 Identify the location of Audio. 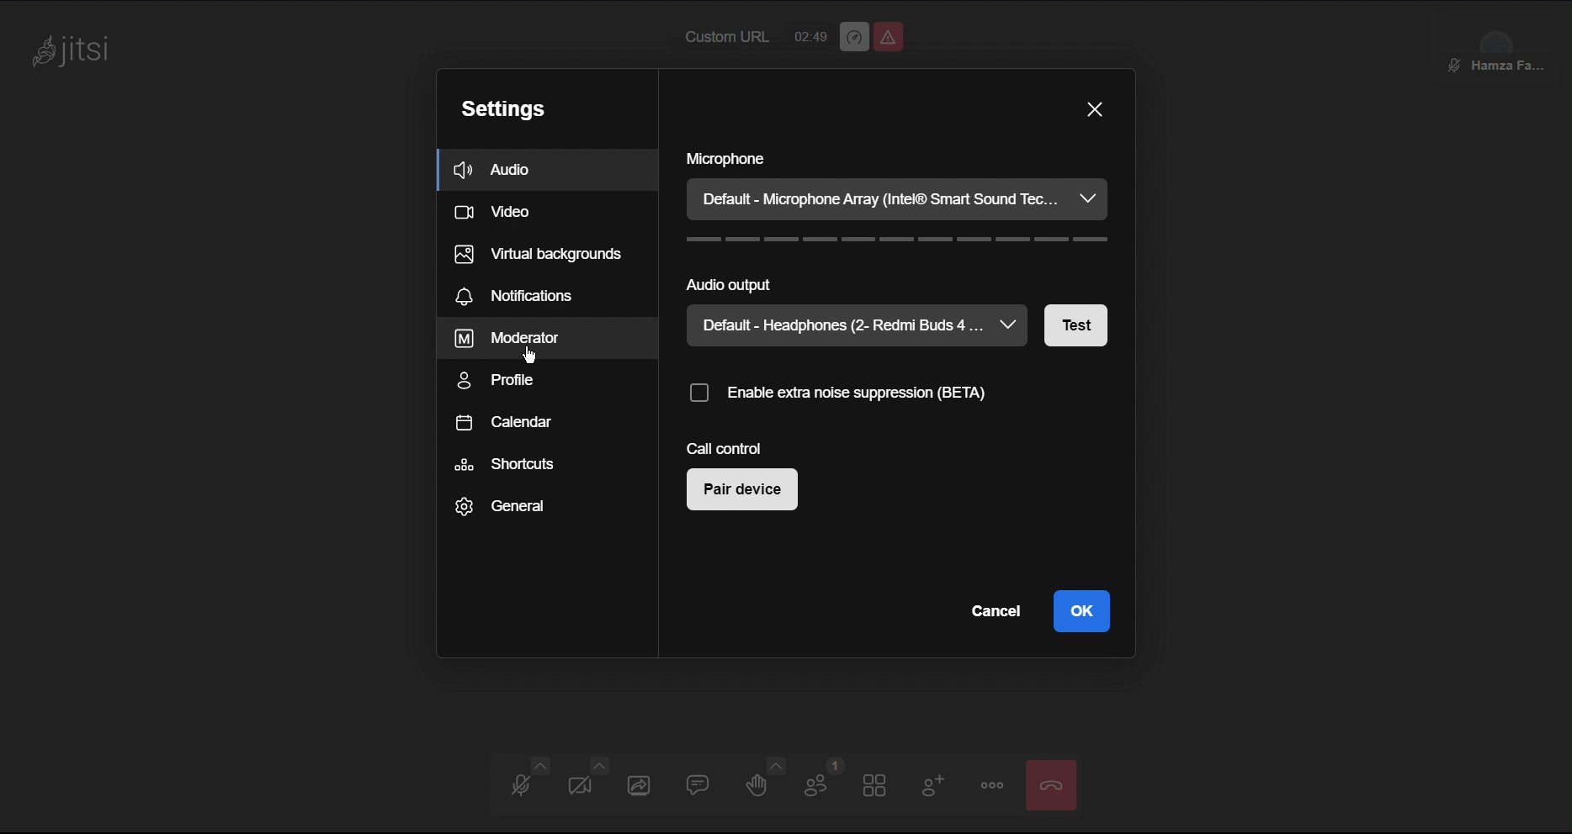
(515, 170).